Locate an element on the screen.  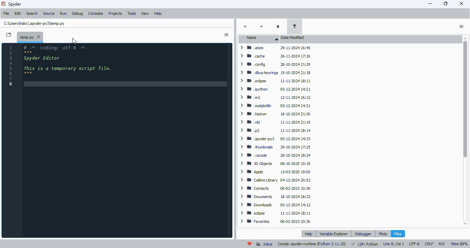
> BB .dbuskevrings 15-10-2024 21:18 is located at coordinates (274, 72).